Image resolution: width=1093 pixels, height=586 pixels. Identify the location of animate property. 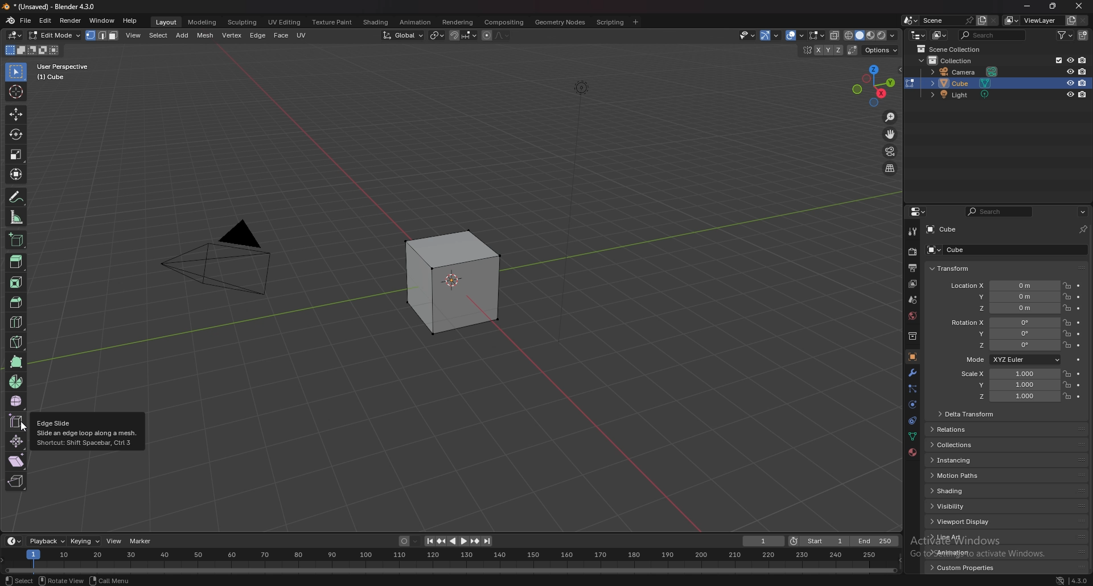
(1079, 286).